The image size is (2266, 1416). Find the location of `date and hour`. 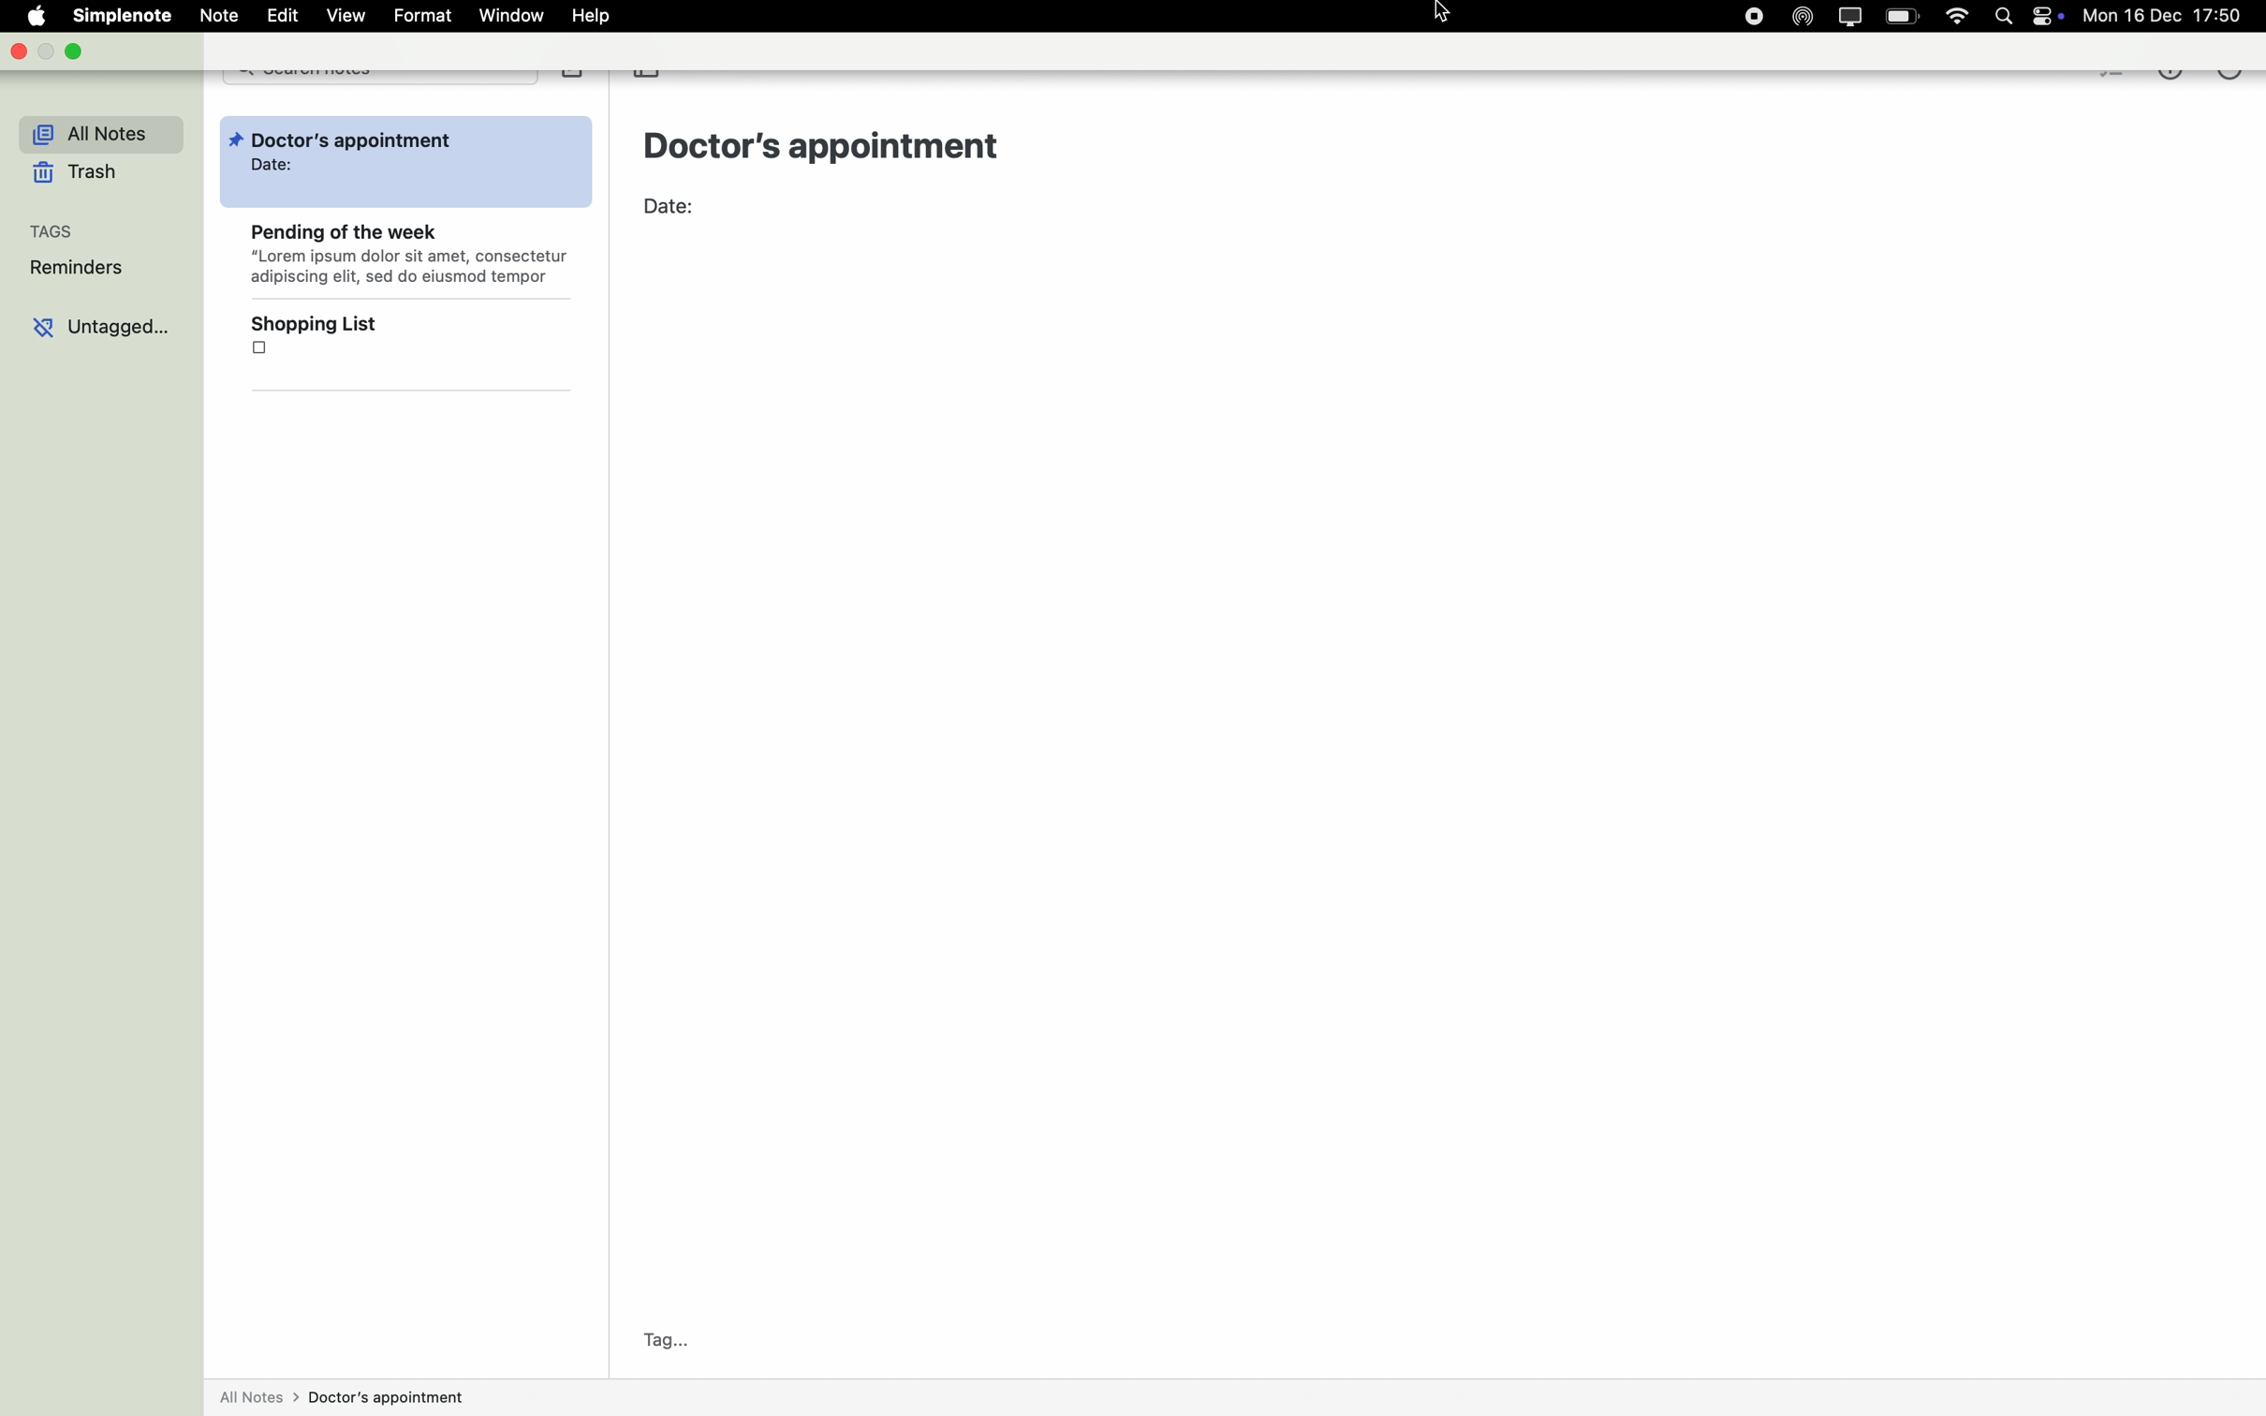

date and hour is located at coordinates (2174, 14).